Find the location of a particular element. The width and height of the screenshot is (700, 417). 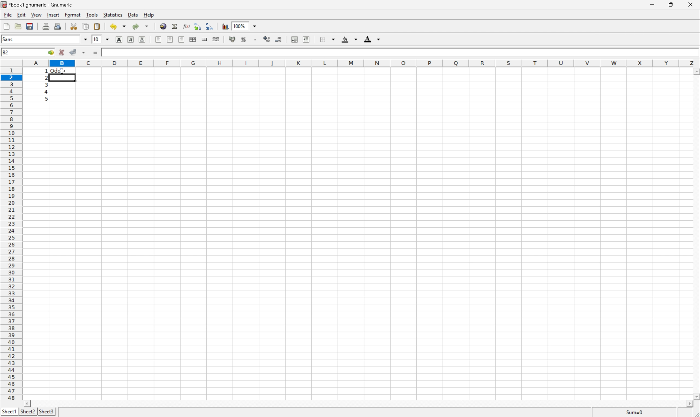

Increase the decimals displayed is located at coordinates (267, 39).